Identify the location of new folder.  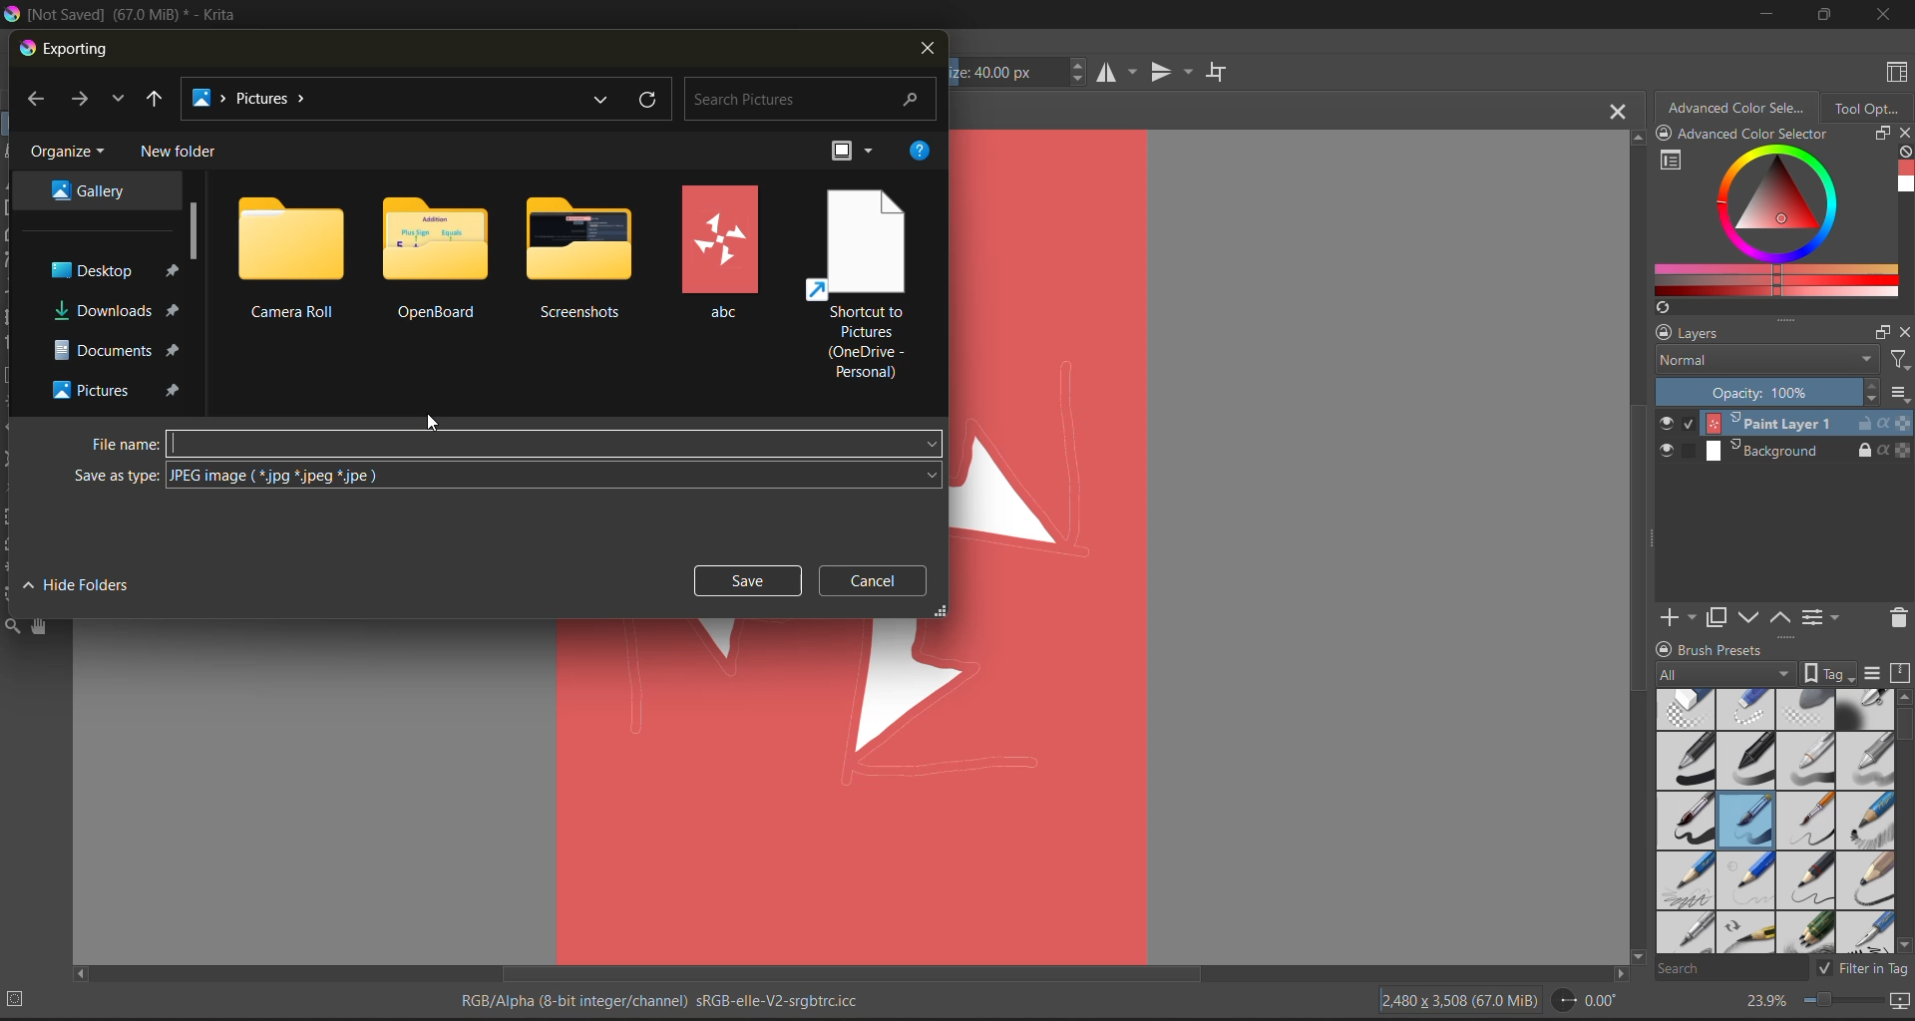
(183, 153).